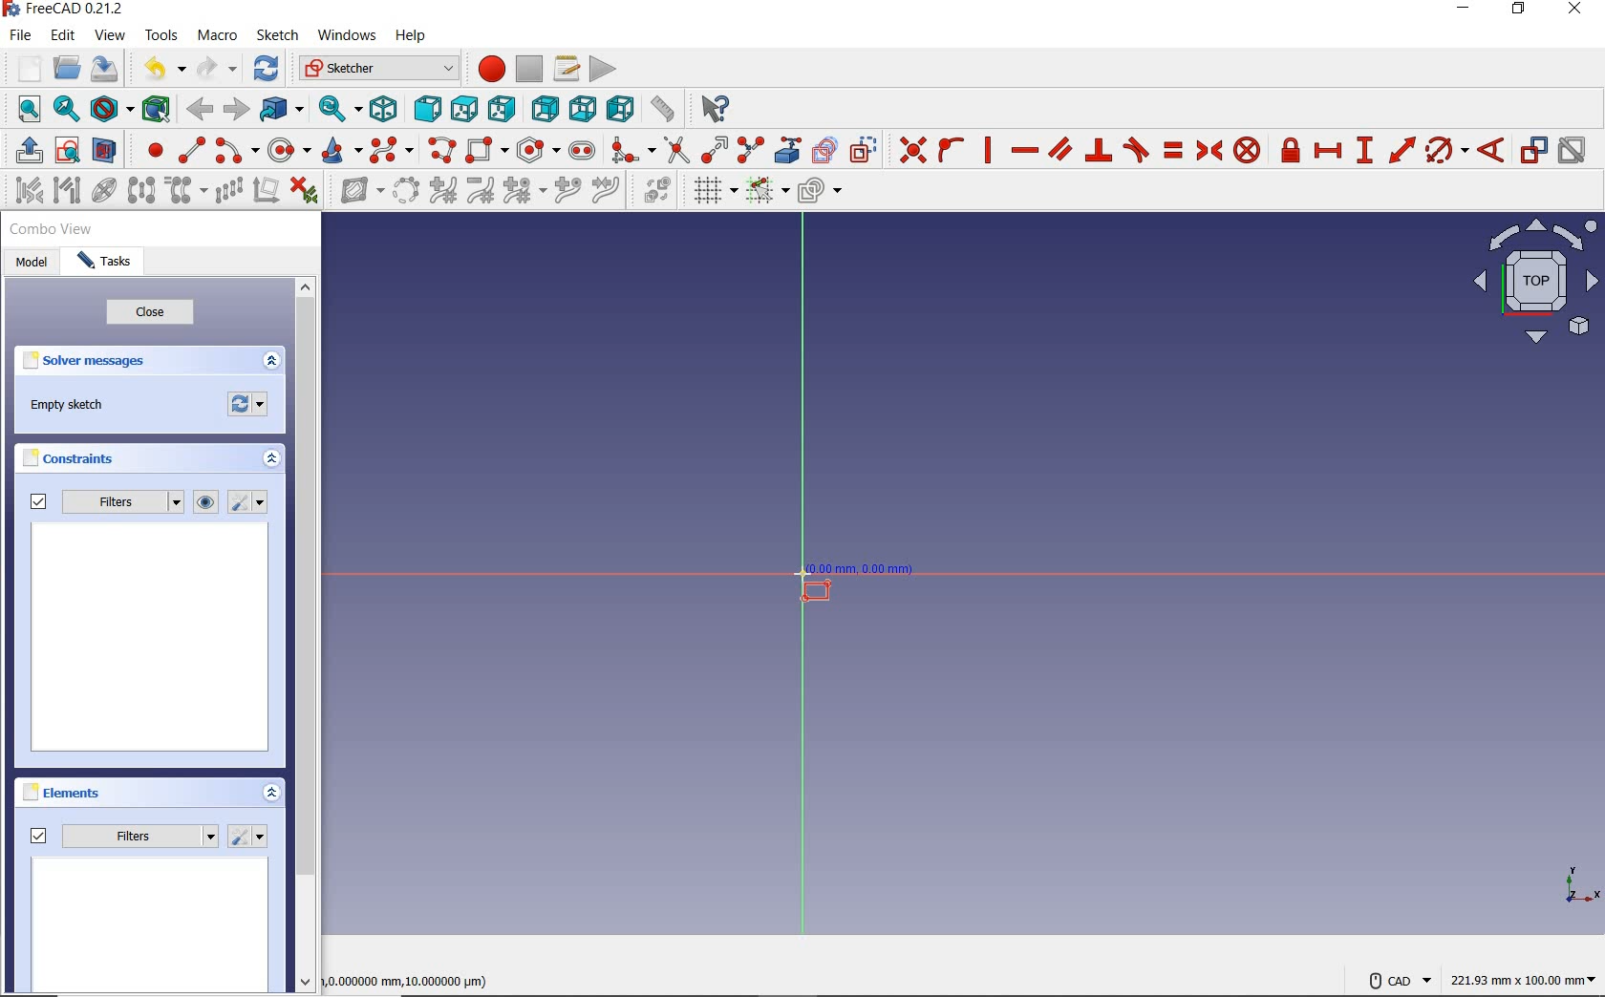  What do you see at coordinates (217, 69) in the screenshot?
I see `redo` at bounding box center [217, 69].